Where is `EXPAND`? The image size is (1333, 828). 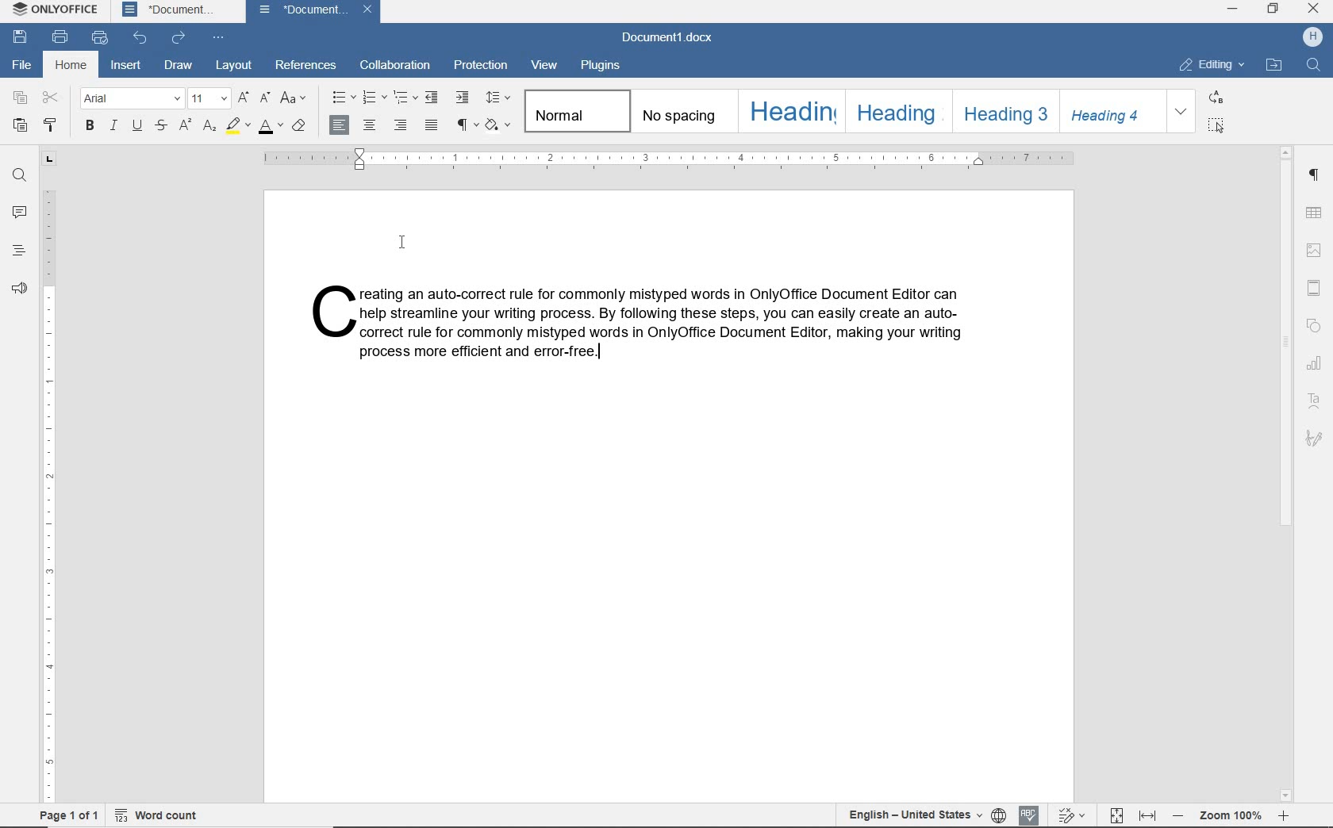
EXPAND is located at coordinates (1181, 112).